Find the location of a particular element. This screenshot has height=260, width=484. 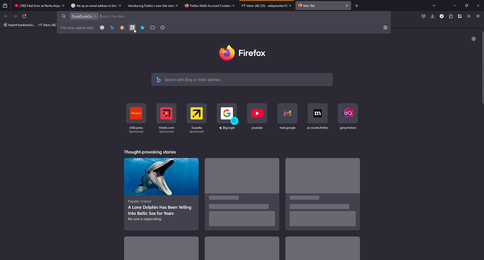

inbox is located at coordinates (47, 25).